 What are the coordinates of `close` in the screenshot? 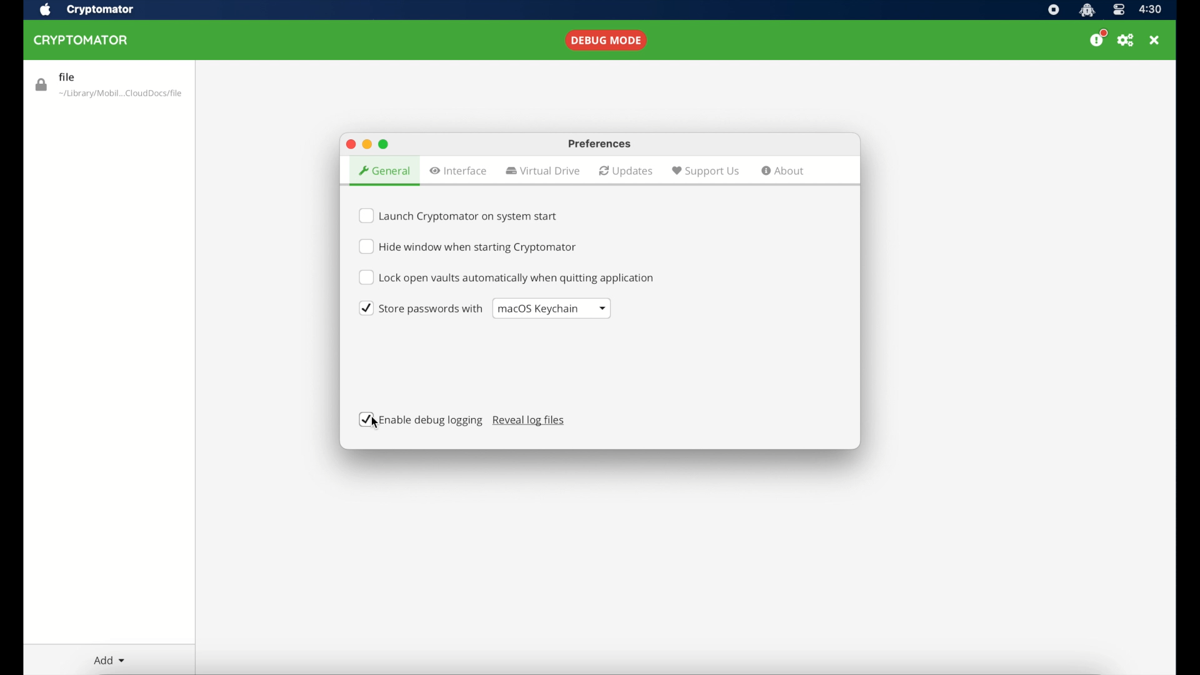 It's located at (1154, 39).